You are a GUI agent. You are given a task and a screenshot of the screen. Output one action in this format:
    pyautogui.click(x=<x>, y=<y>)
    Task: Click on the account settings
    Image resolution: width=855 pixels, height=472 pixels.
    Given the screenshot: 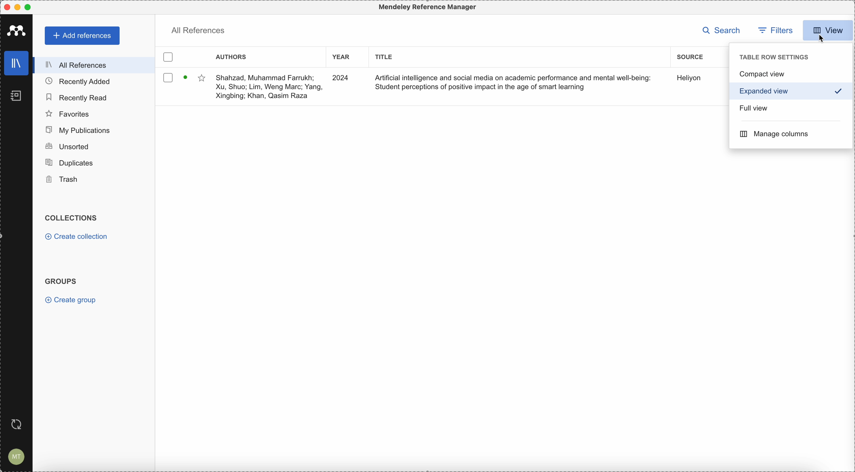 What is the action you would take?
    pyautogui.click(x=18, y=456)
    